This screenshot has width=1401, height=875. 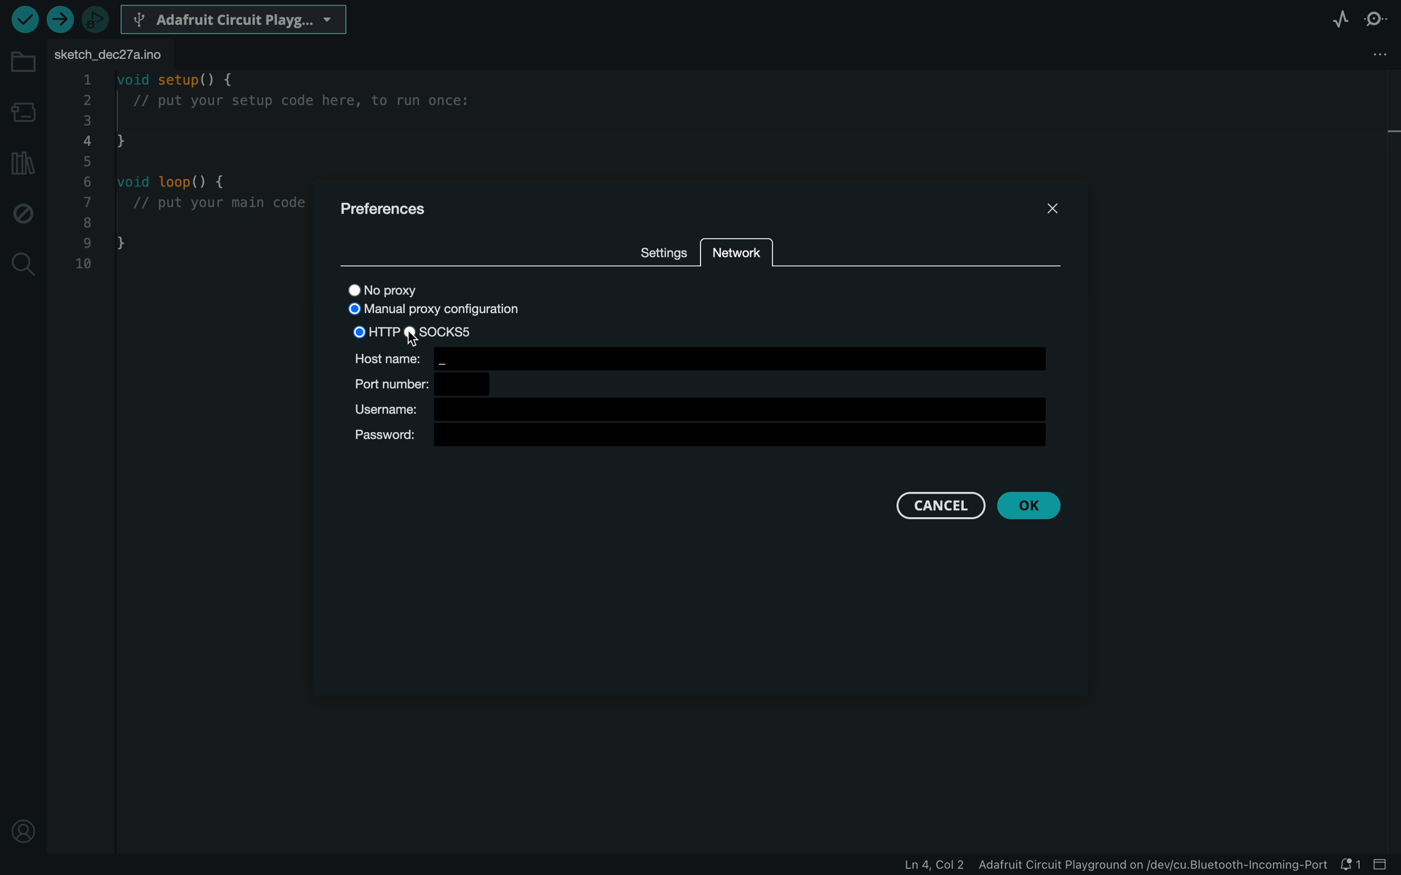 What do you see at coordinates (1100, 864) in the screenshot?
I see `file information` at bounding box center [1100, 864].